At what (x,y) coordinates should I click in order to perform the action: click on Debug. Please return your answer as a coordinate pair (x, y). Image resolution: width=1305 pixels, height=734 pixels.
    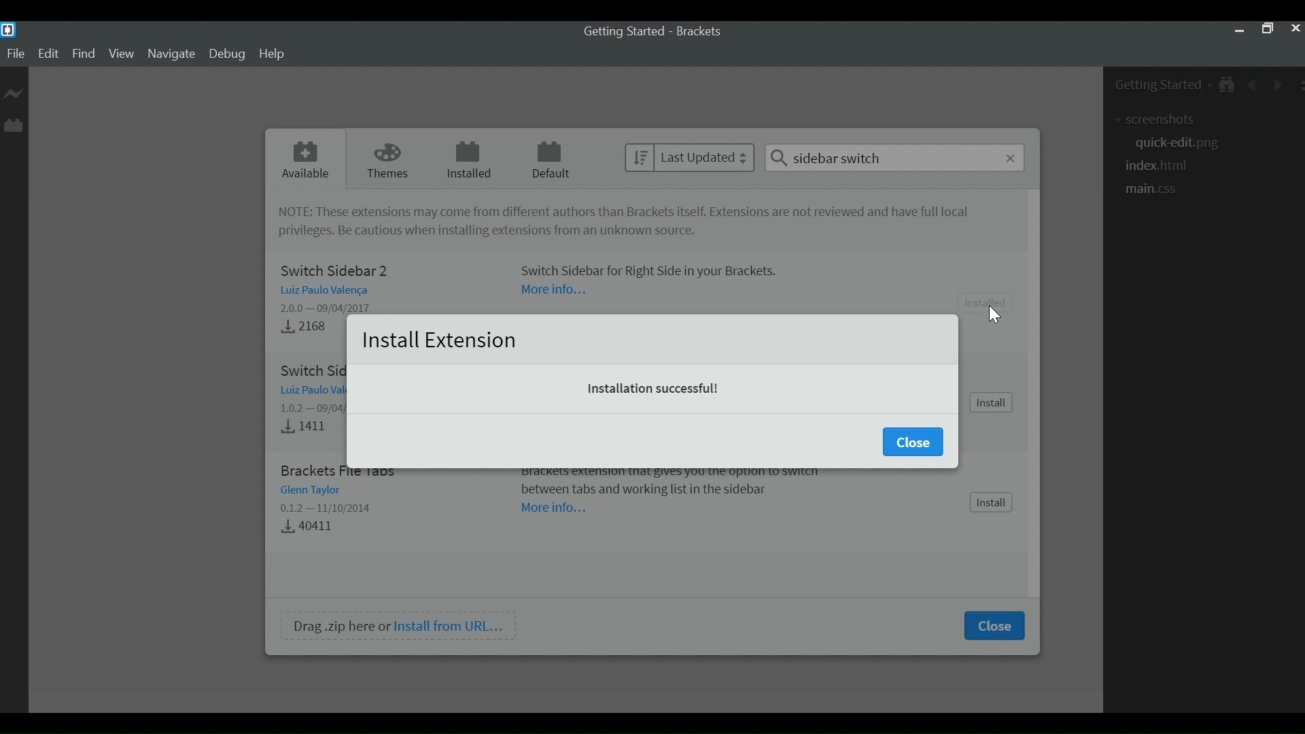
    Looking at the image, I should click on (230, 54).